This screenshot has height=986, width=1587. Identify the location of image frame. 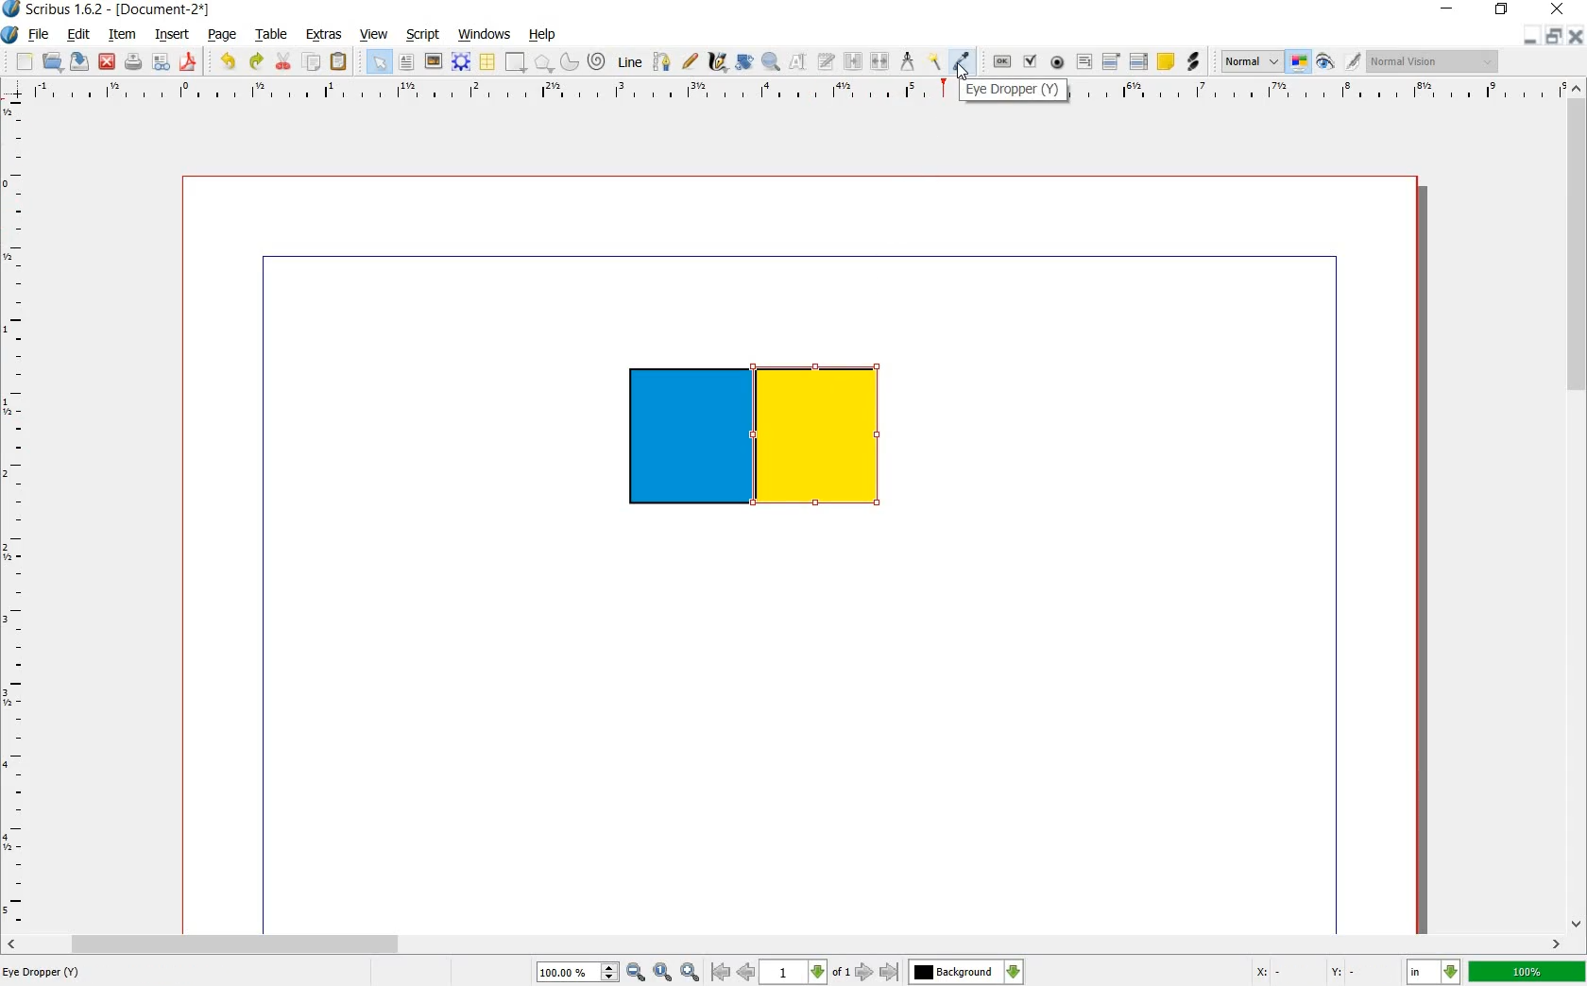
(433, 62).